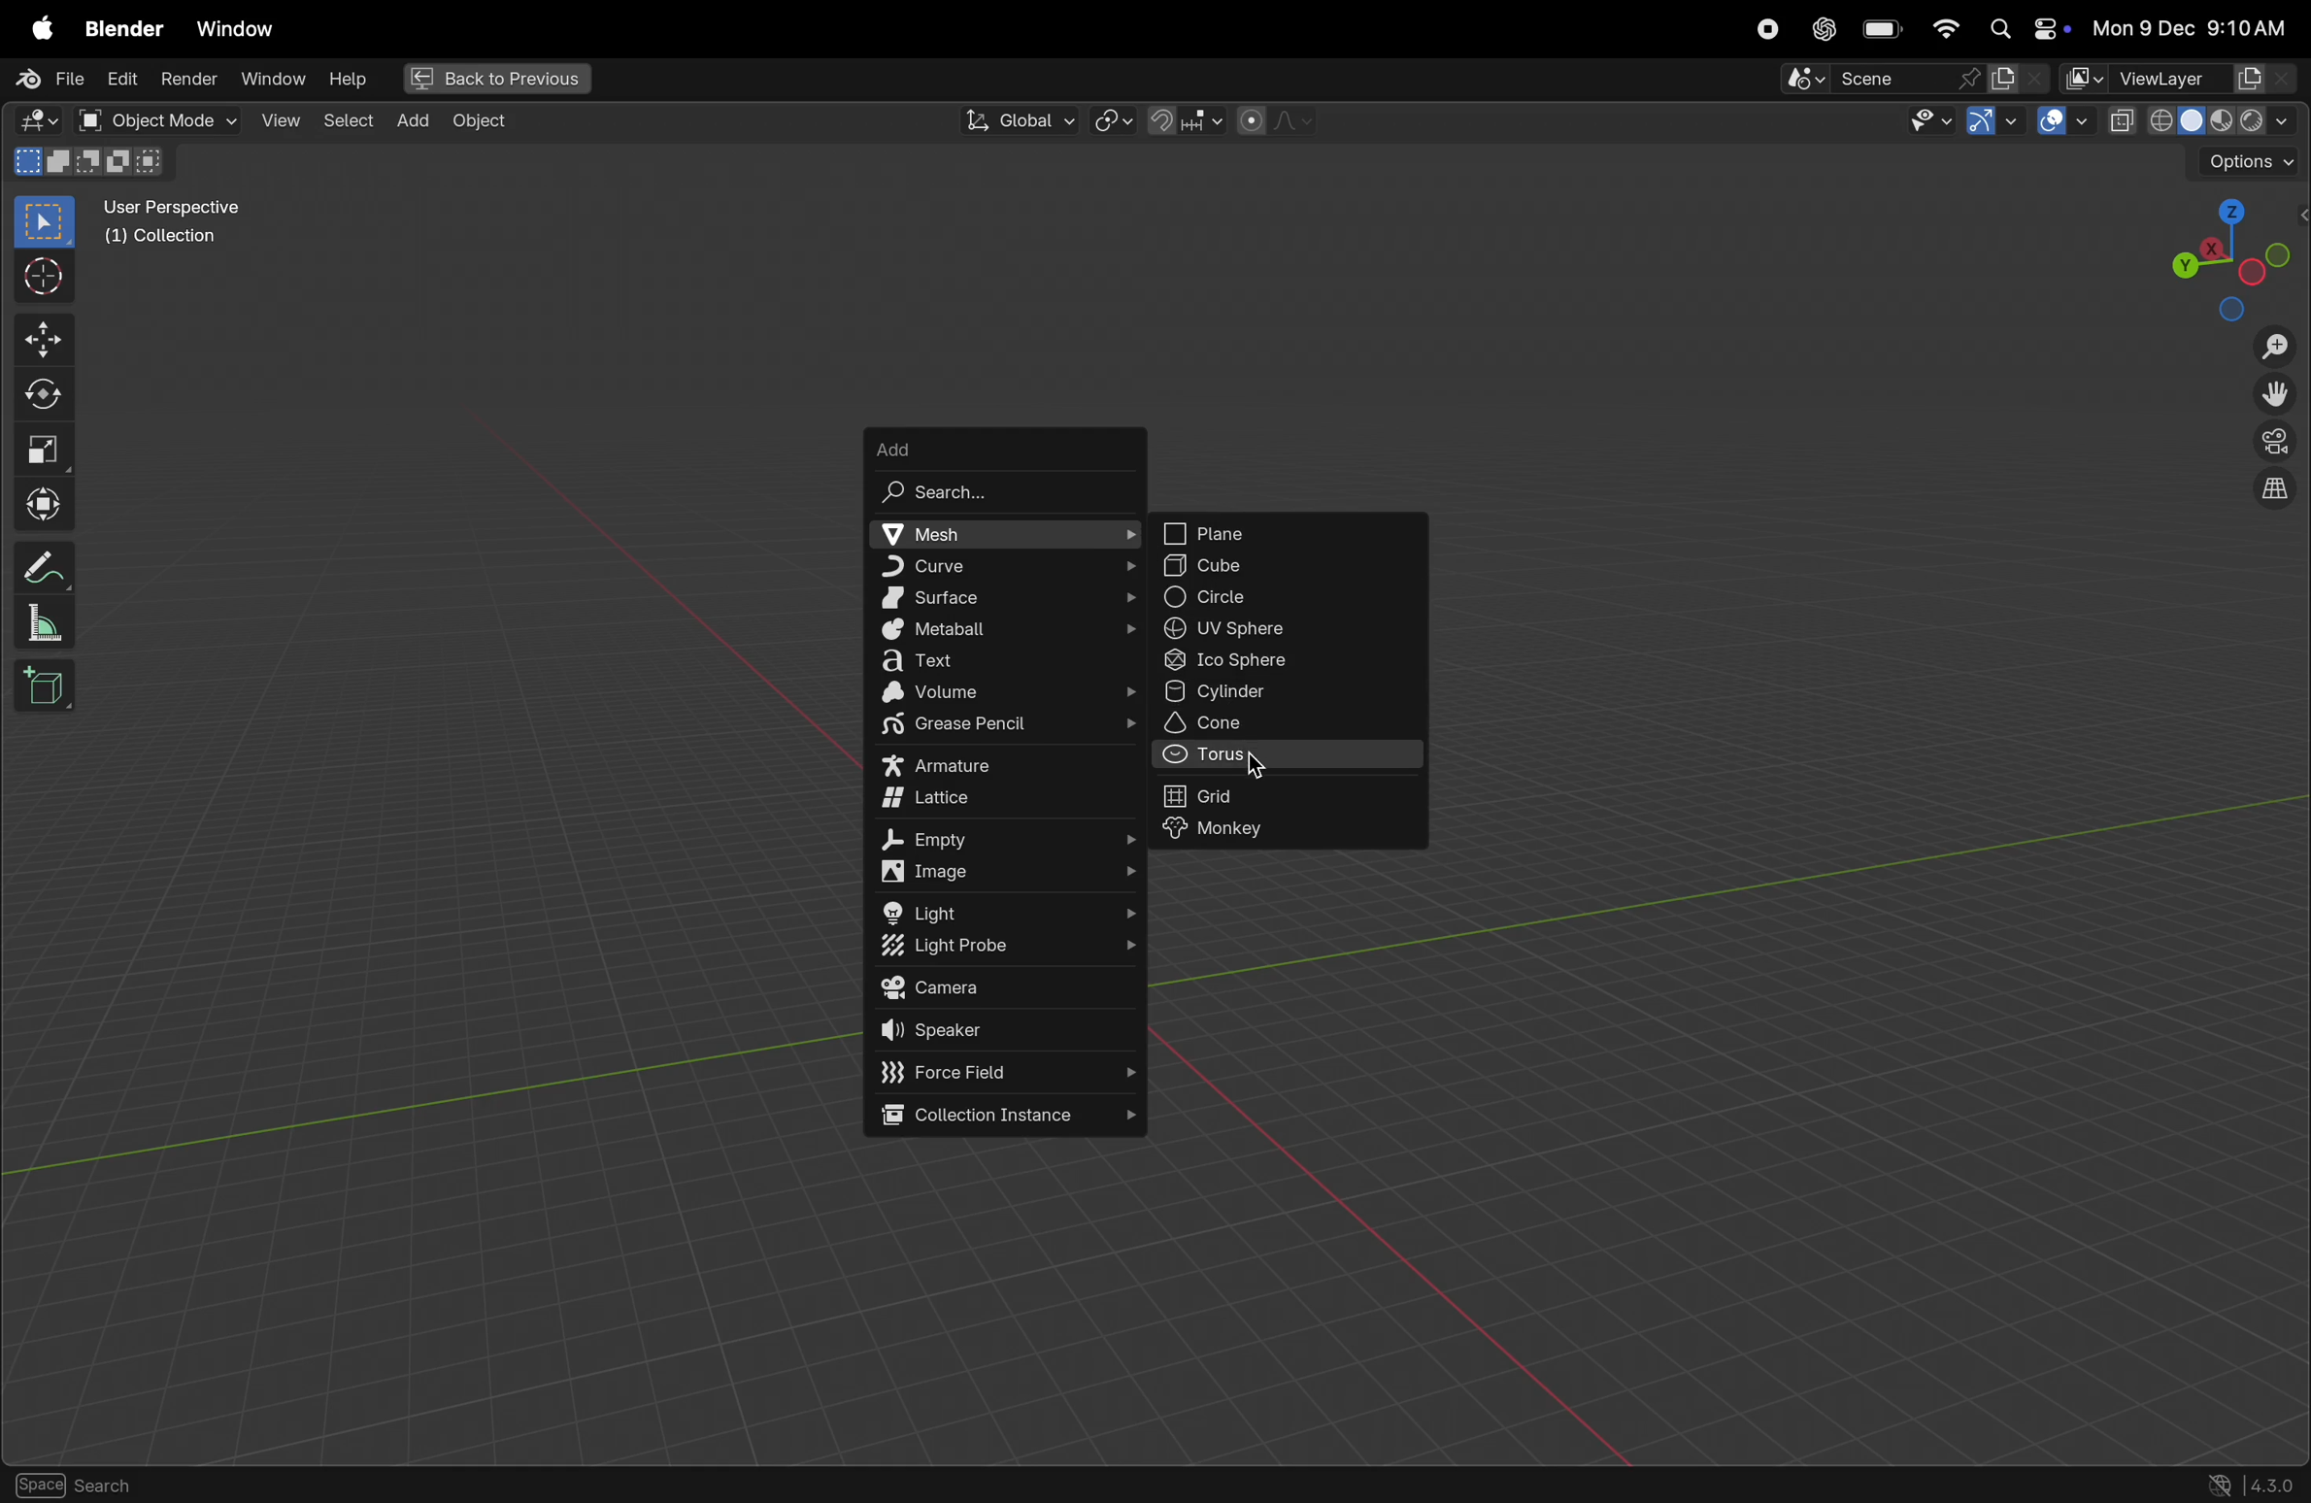  Describe the element at coordinates (2123, 121) in the screenshot. I see `copy` at that location.